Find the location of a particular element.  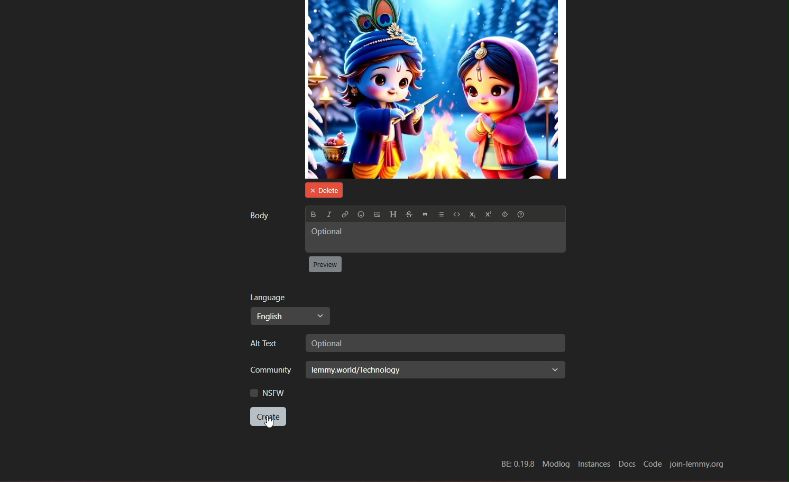

 is located at coordinates (456, 216).